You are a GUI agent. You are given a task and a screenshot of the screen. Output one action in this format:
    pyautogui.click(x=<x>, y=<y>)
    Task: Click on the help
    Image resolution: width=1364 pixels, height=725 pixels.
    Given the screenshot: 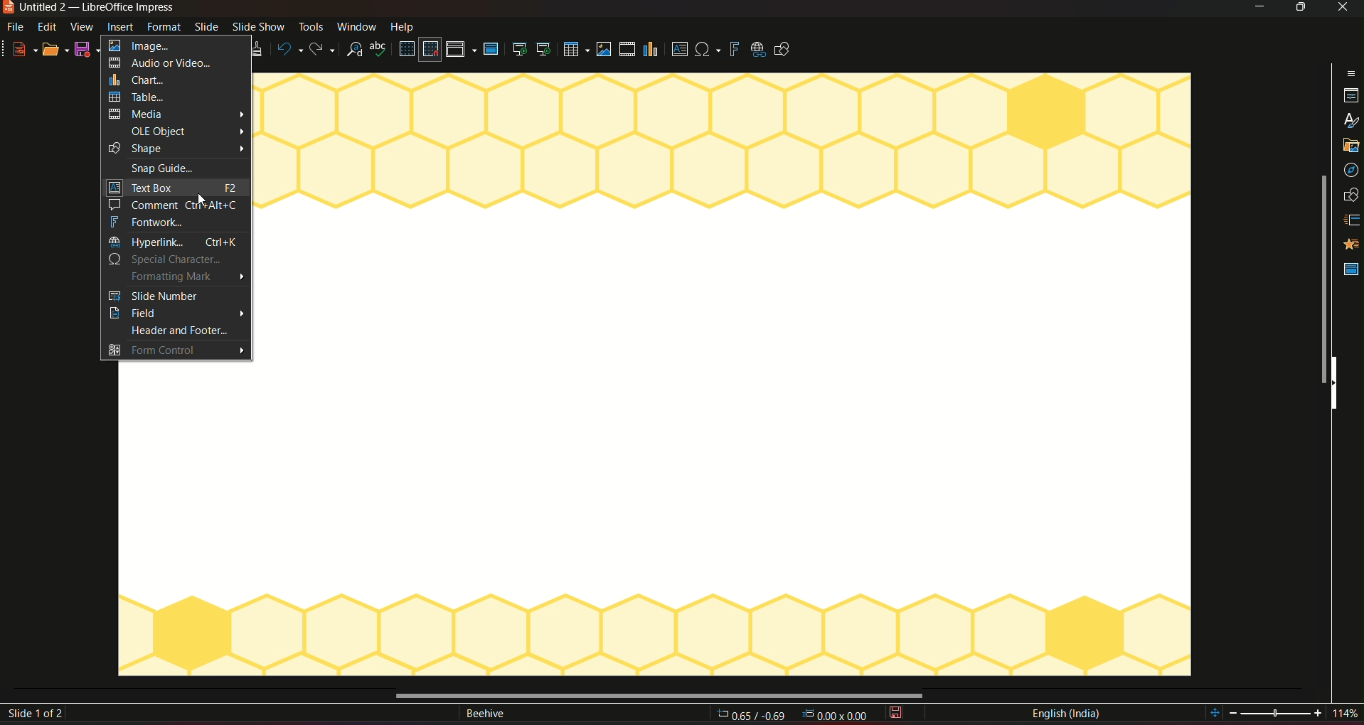 What is the action you would take?
    pyautogui.click(x=404, y=26)
    